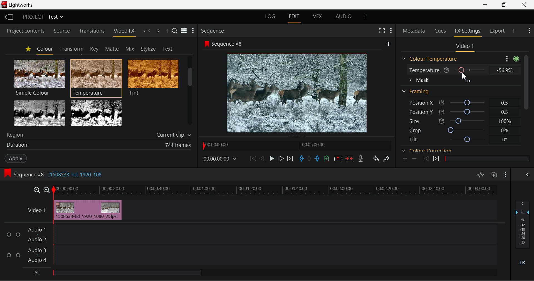 This screenshot has height=281, width=534. Describe the element at coordinates (36, 250) in the screenshot. I see `Audio 3` at that location.